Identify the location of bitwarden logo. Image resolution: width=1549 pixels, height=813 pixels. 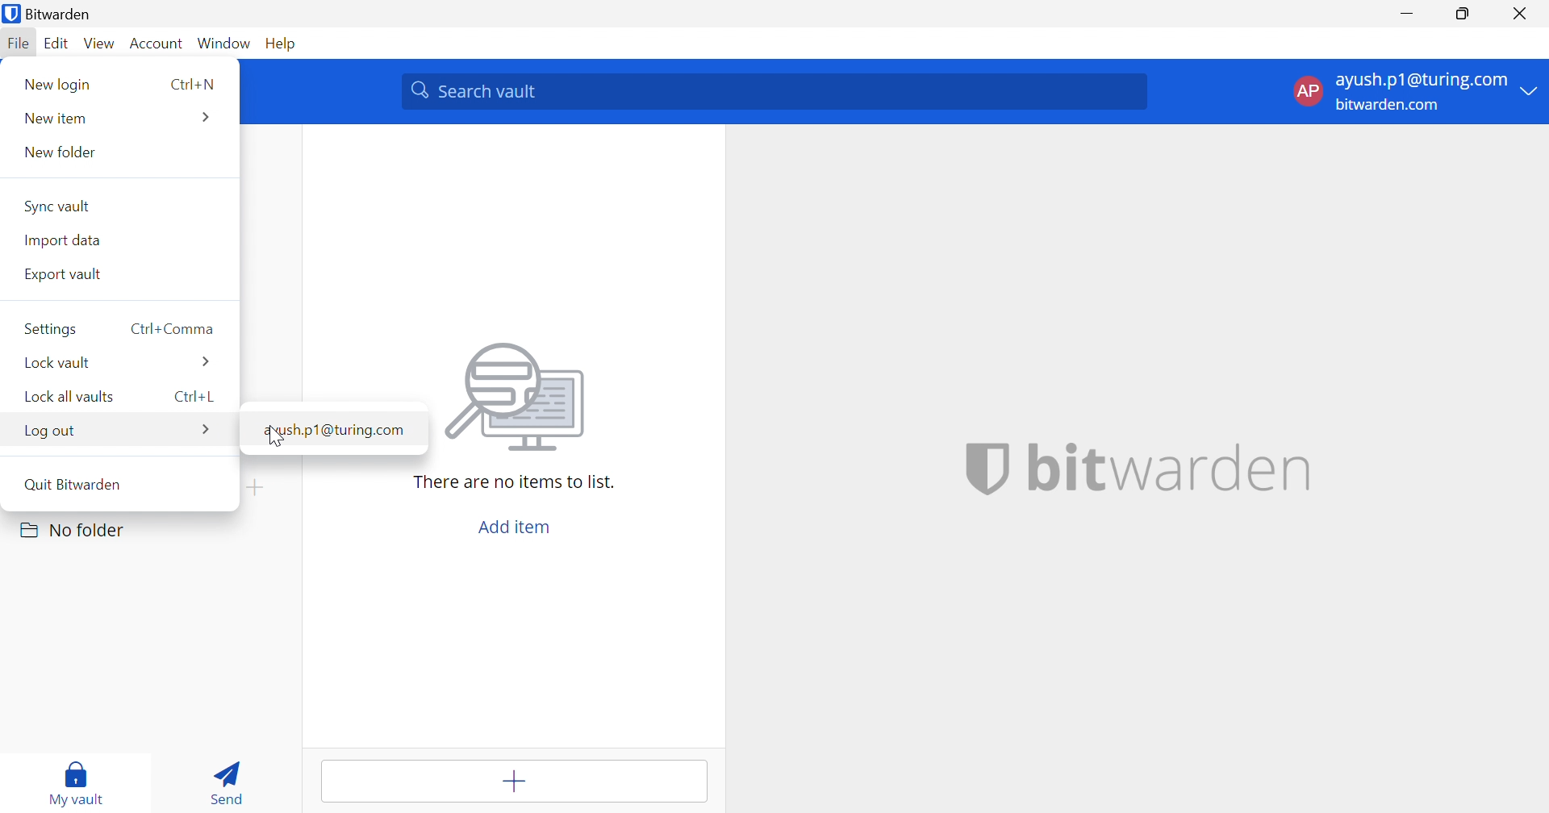
(987, 468).